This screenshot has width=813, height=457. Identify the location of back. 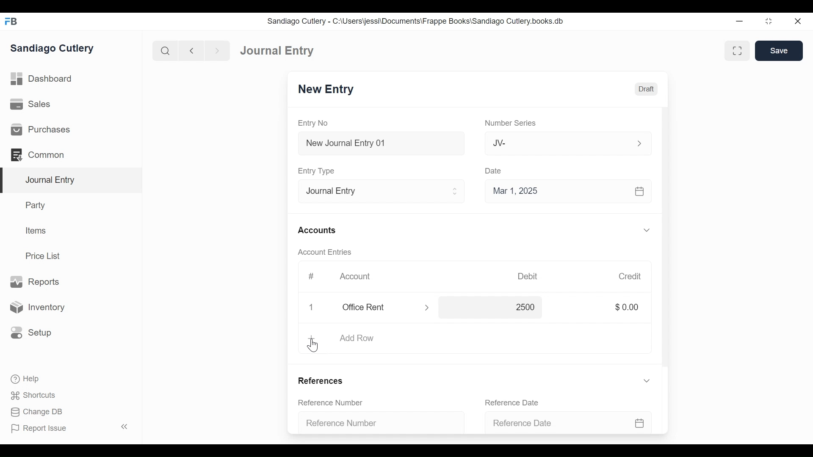
(191, 50).